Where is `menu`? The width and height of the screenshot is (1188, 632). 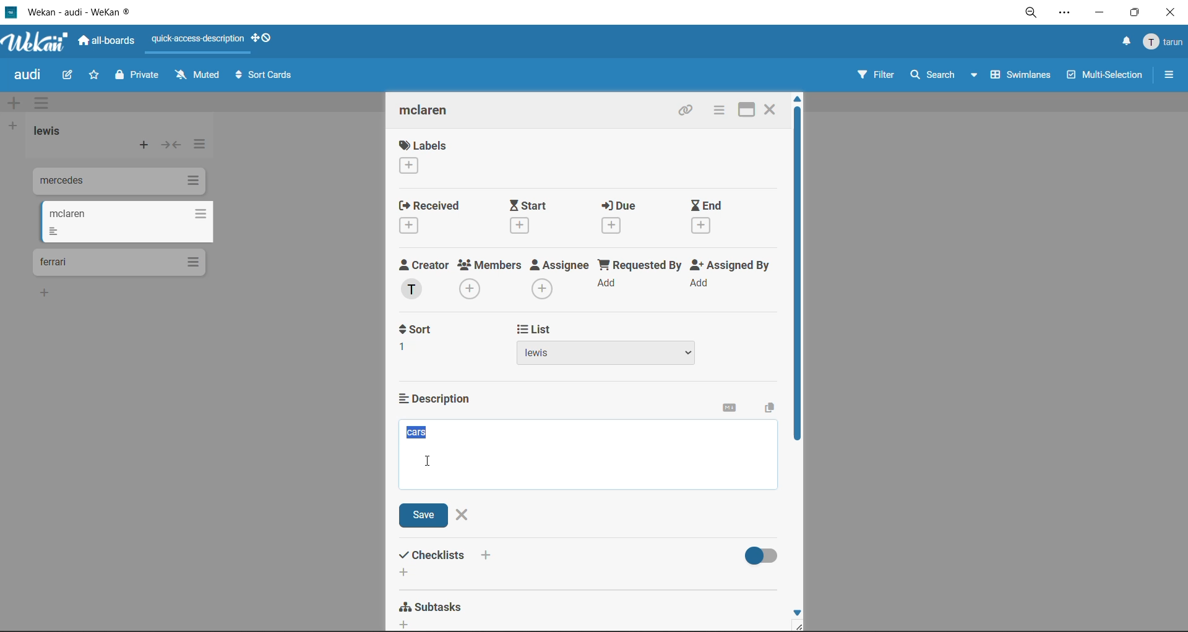
menu is located at coordinates (1164, 43).